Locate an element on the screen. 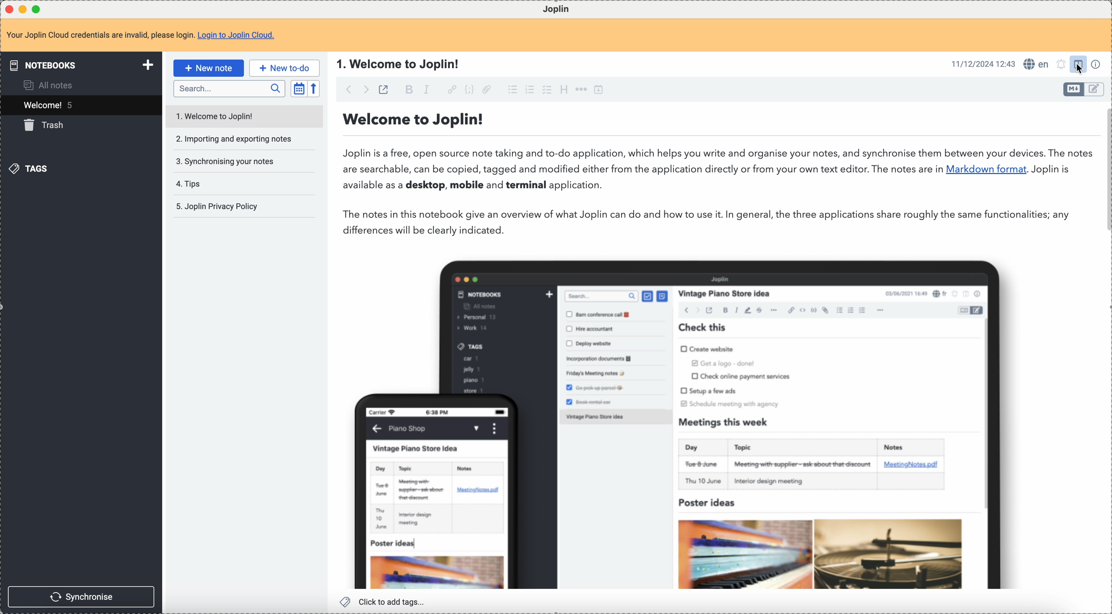 The width and height of the screenshot is (1112, 614). synchronising your notes is located at coordinates (225, 161).